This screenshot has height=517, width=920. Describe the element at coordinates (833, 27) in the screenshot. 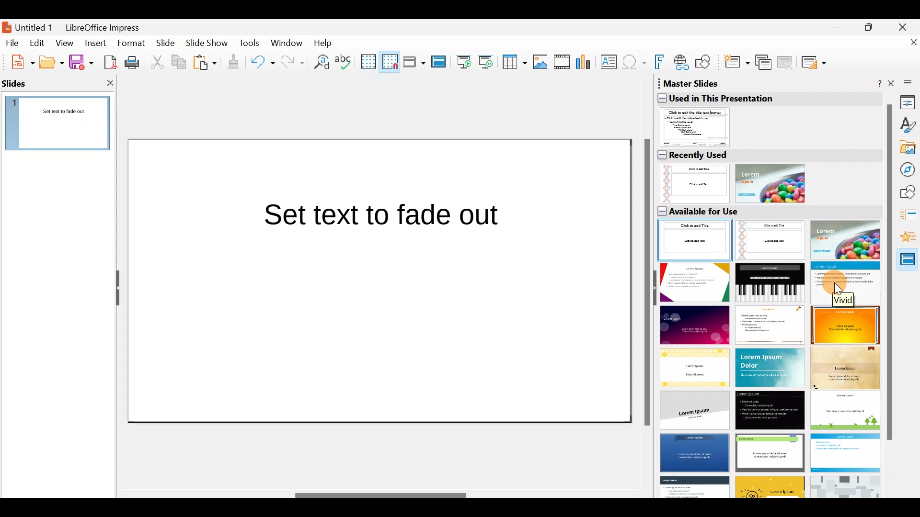

I see `Minimise` at that location.